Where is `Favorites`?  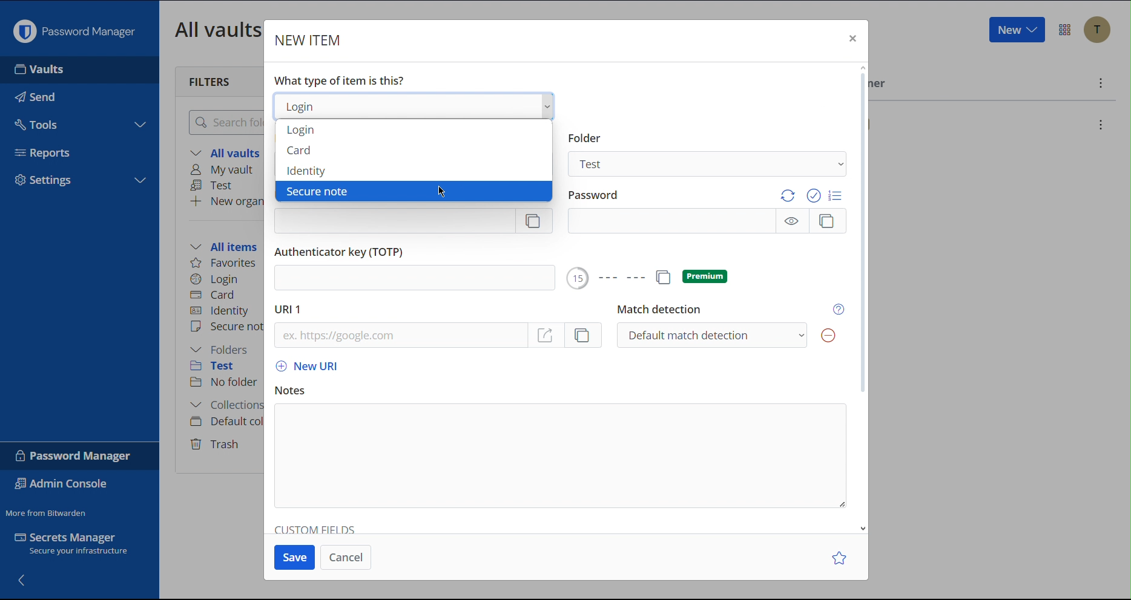 Favorites is located at coordinates (225, 263).